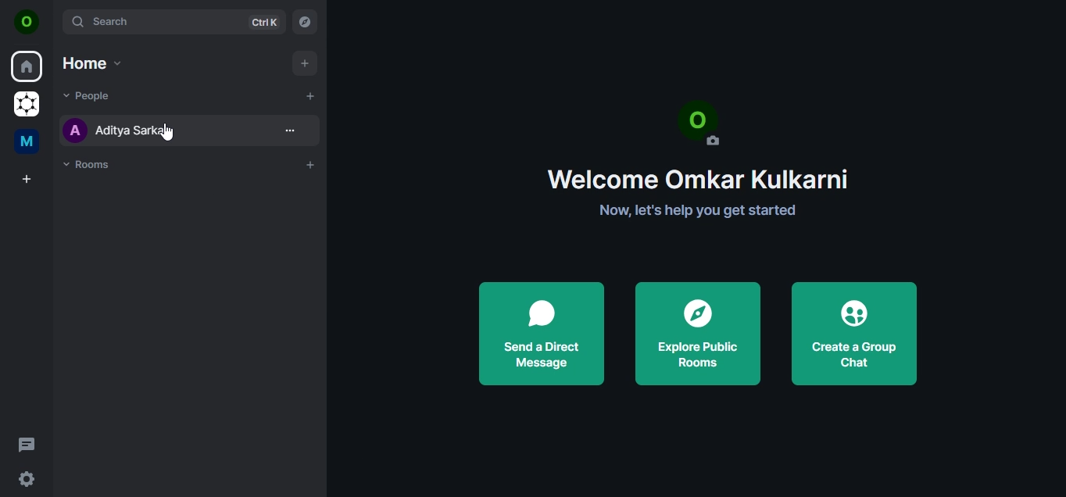 This screenshot has width=1066, height=497. Describe the element at coordinates (696, 329) in the screenshot. I see `explore public rooms` at that location.